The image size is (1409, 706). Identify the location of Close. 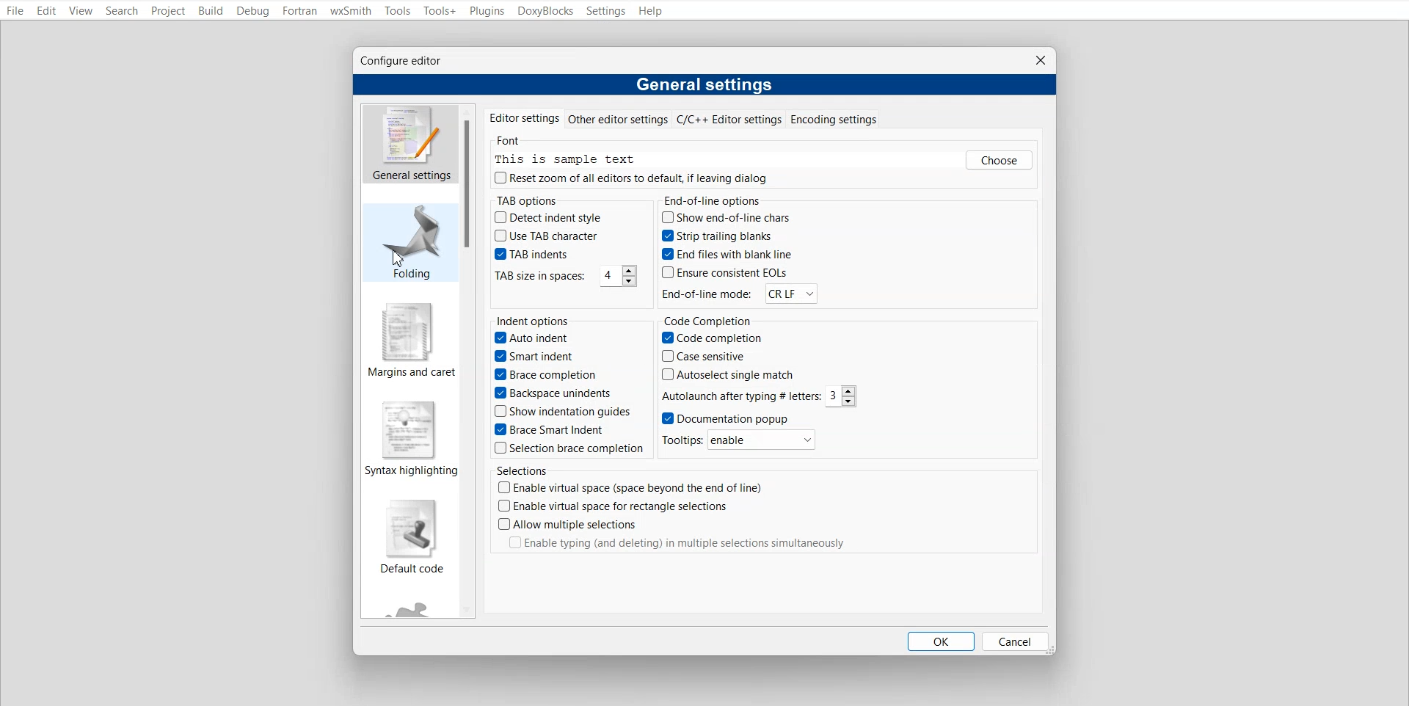
(1039, 60).